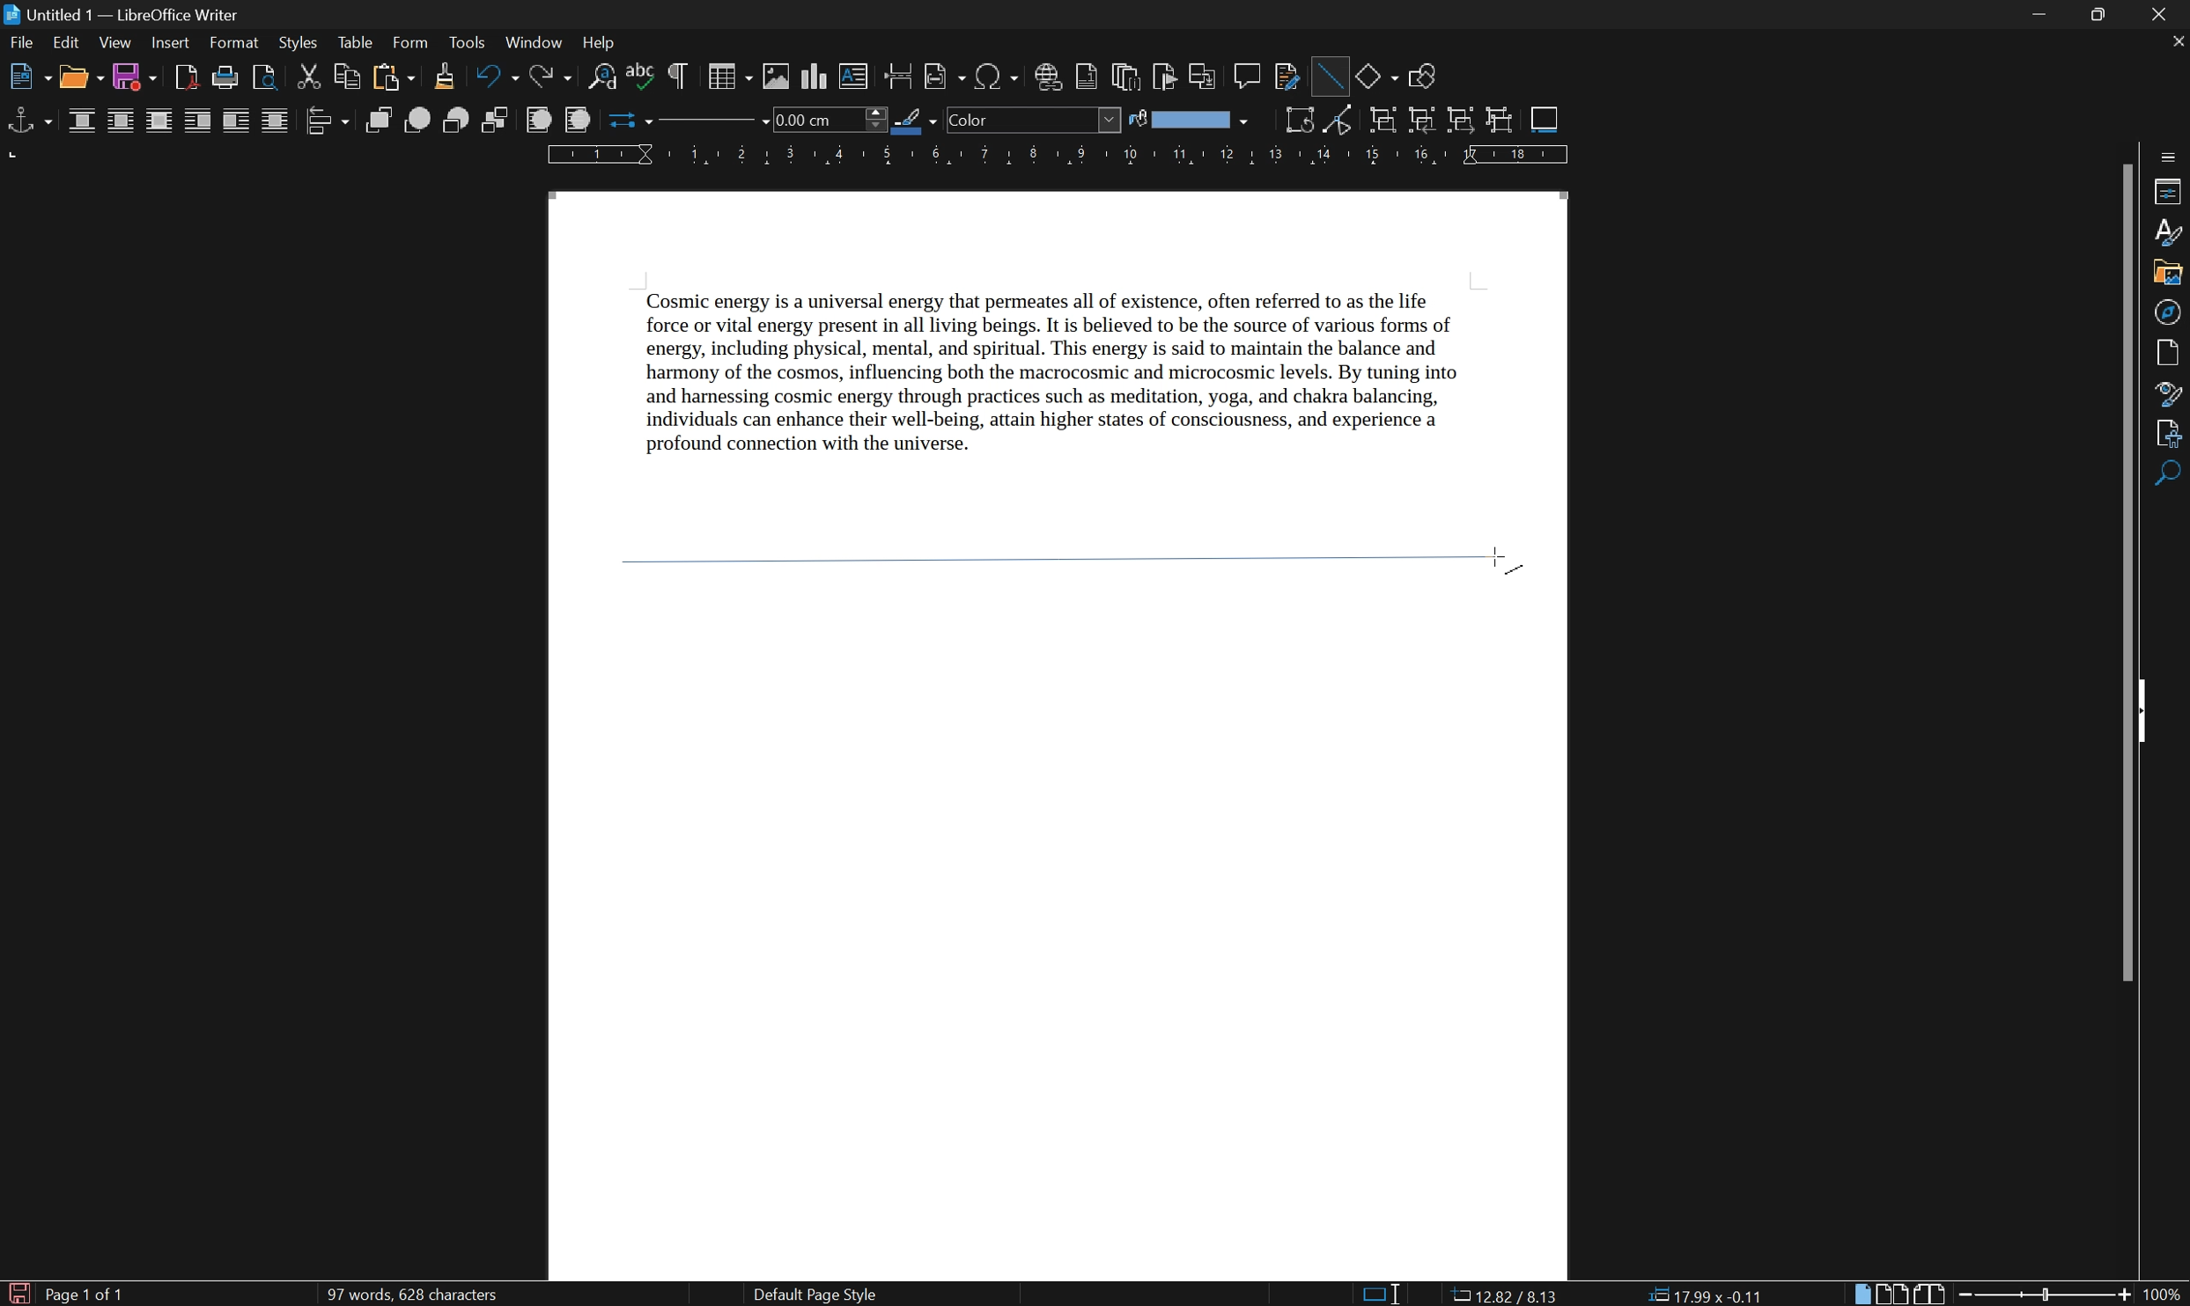 This screenshot has width=2190, height=1306. What do you see at coordinates (1301, 120) in the screenshot?
I see `rotate` at bounding box center [1301, 120].